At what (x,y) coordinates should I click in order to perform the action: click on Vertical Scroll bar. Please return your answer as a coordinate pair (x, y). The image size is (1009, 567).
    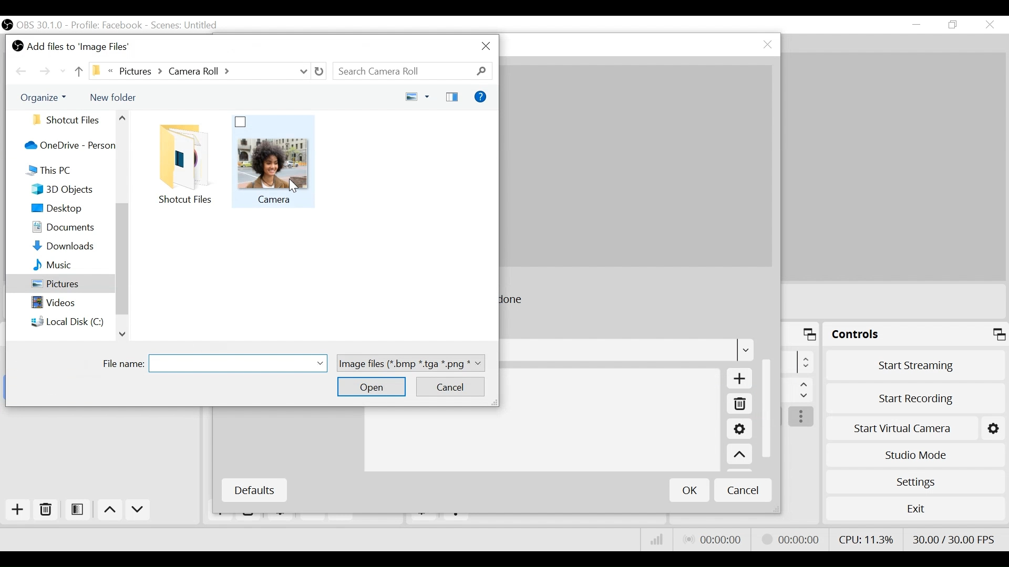
    Looking at the image, I should click on (123, 257).